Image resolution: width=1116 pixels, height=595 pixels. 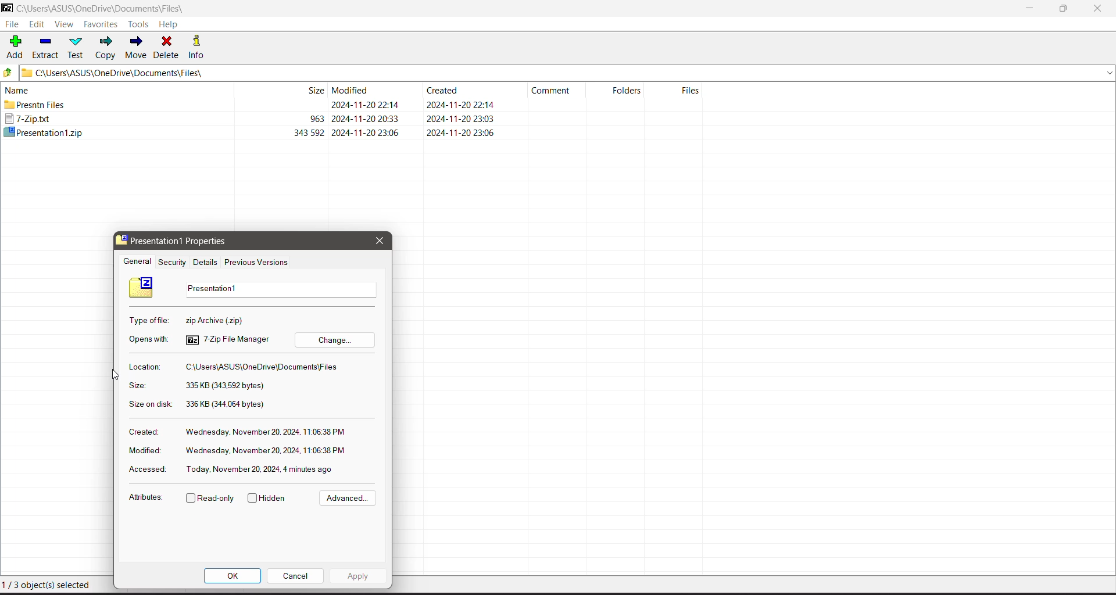 I want to click on Modified Day, Date, Year and time, so click(x=264, y=450).